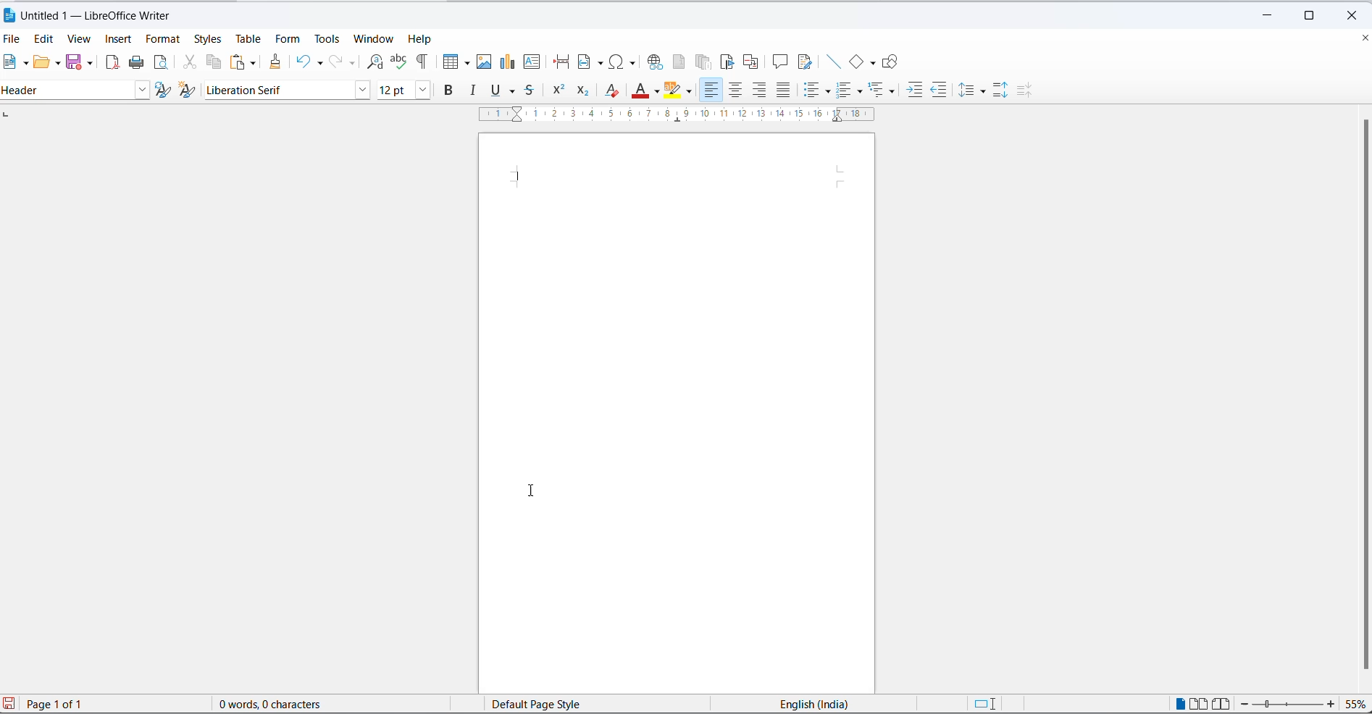 Image resolution: width=1372 pixels, height=714 pixels. I want to click on strike through, so click(530, 92).